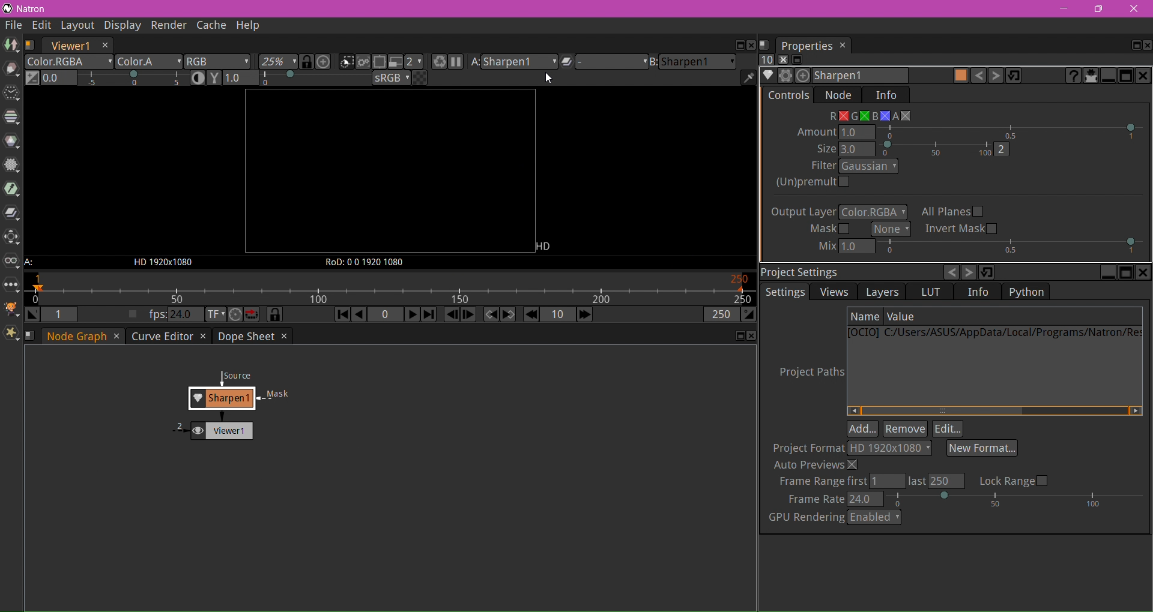 The width and height of the screenshot is (1153, 612). I want to click on Restore default value for this operator, so click(988, 273).